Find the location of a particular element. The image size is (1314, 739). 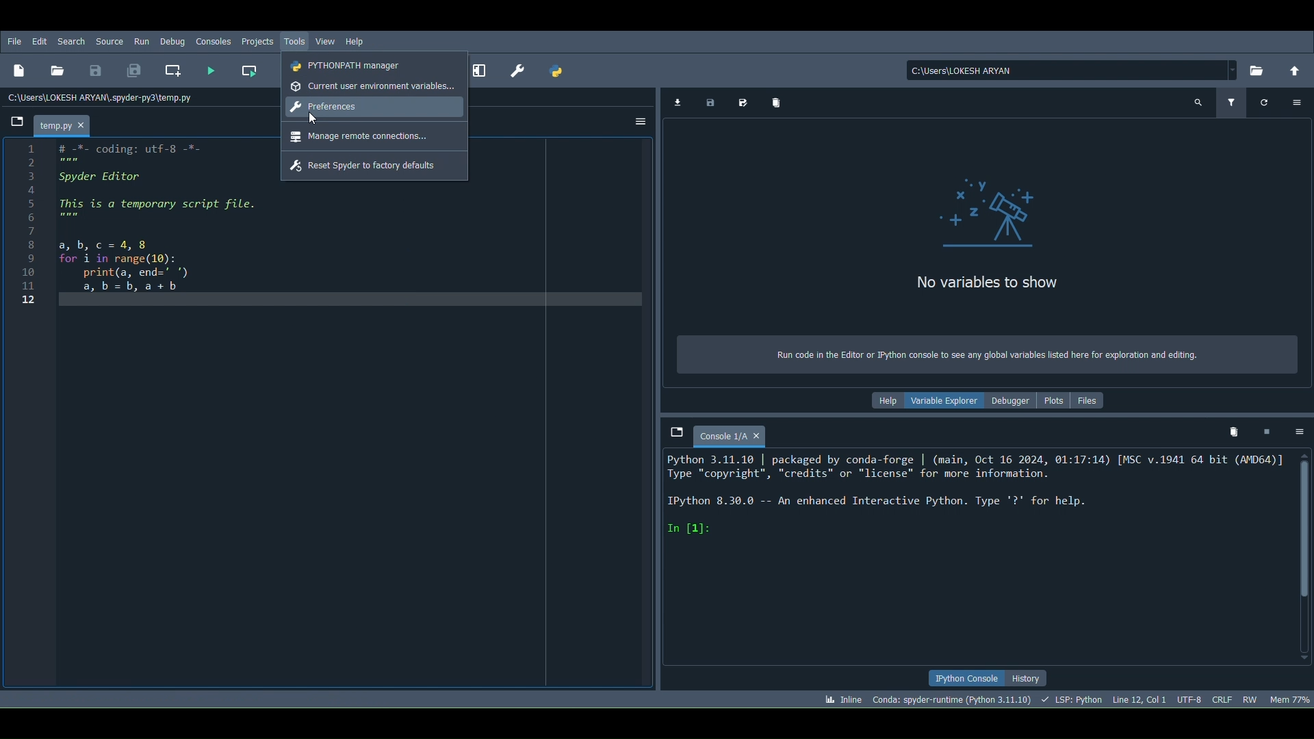

Manage remote connections is located at coordinates (364, 136).